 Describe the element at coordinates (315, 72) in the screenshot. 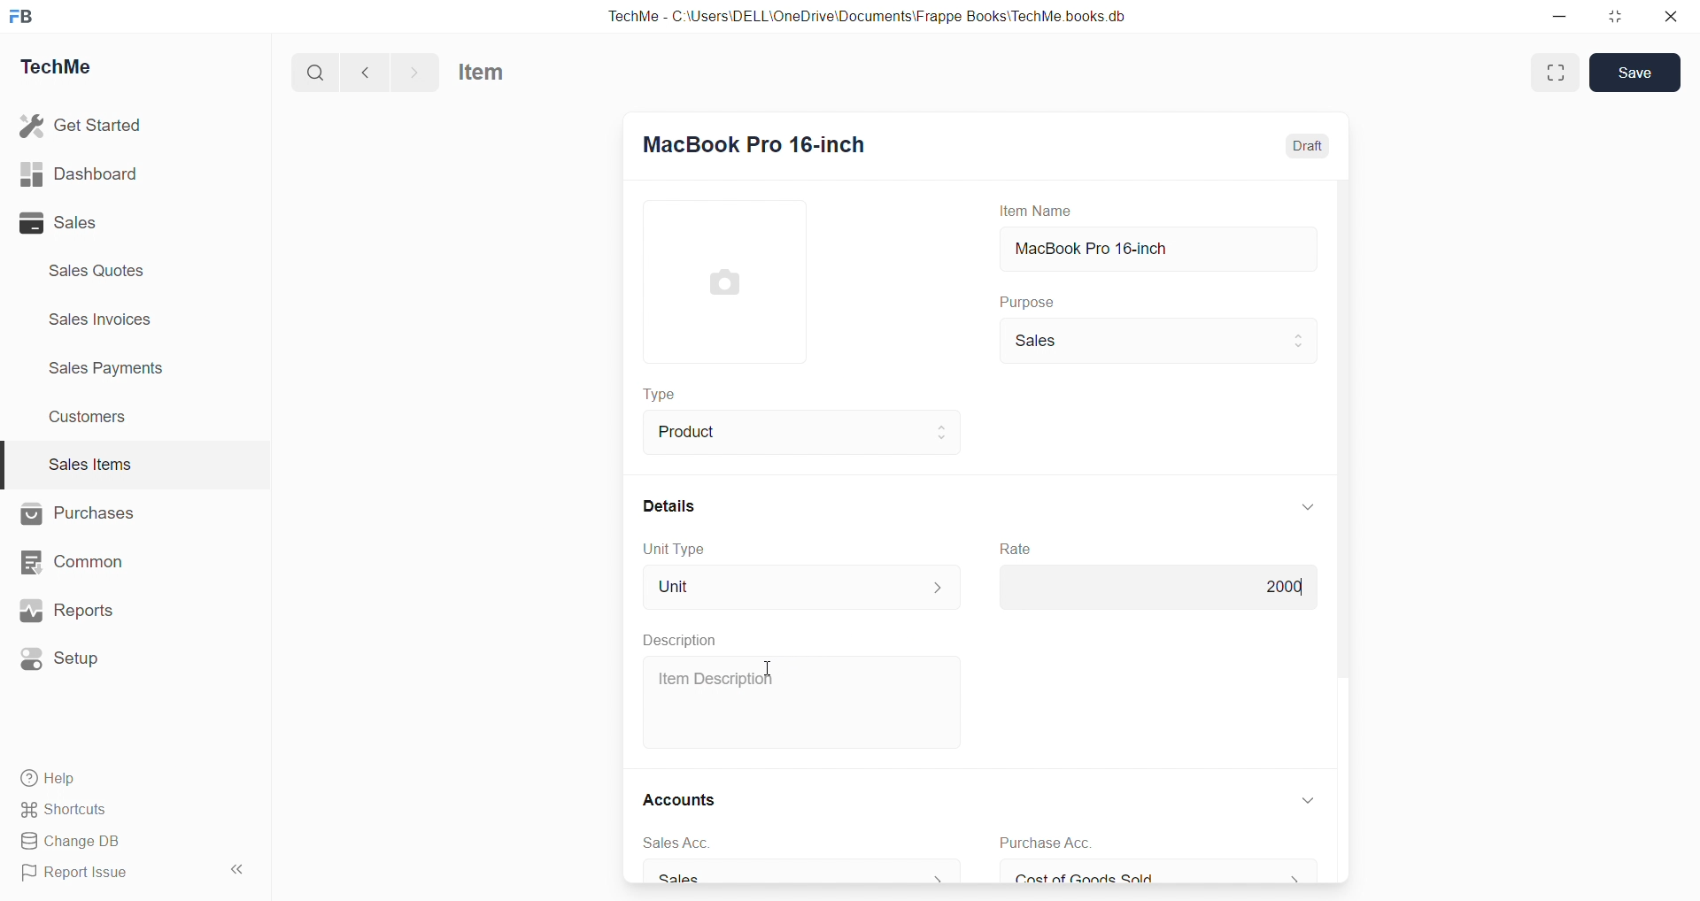

I see `search` at that location.